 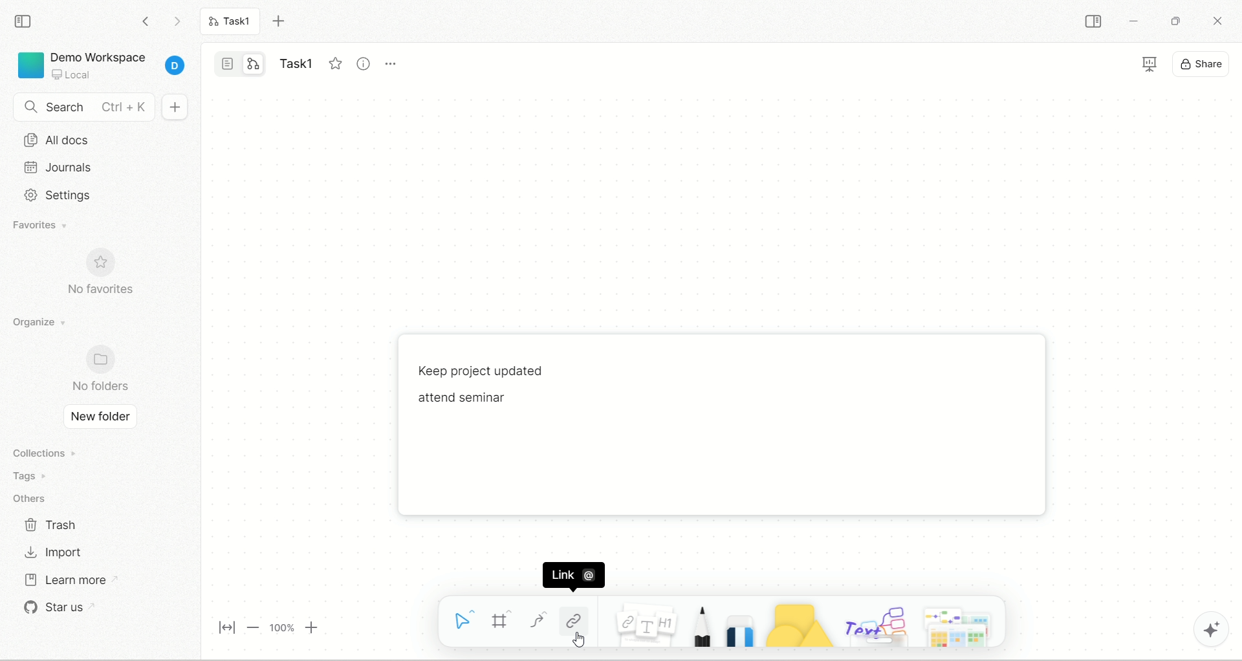 What do you see at coordinates (798, 625) in the screenshot?
I see `shapes` at bounding box center [798, 625].